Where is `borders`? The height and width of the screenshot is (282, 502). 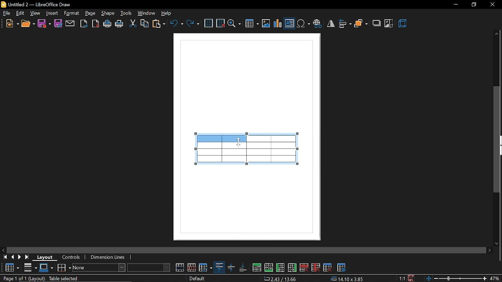 borders is located at coordinates (64, 267).